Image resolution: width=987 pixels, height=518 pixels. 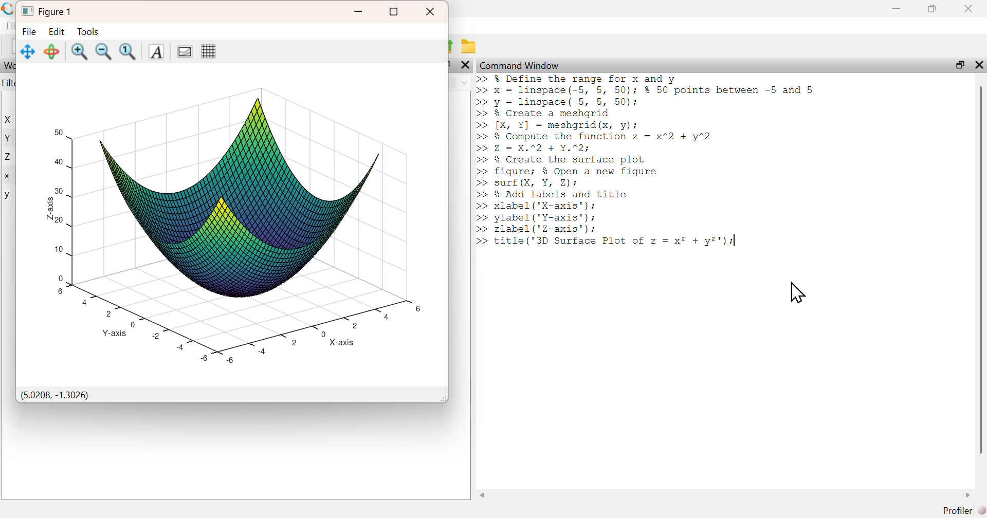 What do you see at coordinates (48, 10) in the screenshot?
I see `Figure 1` at bounding box center [48, 10].